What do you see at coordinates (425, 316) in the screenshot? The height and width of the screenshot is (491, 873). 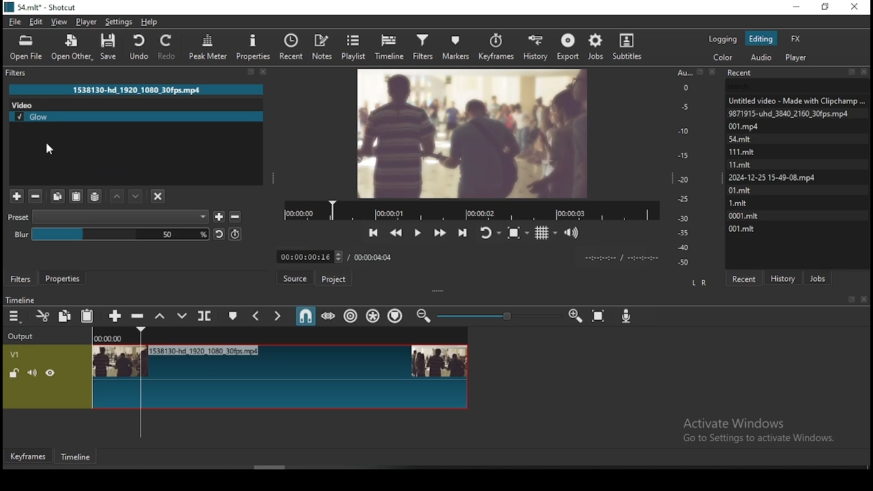 I see `zoom timeline in` at bounding box center [425, 316].